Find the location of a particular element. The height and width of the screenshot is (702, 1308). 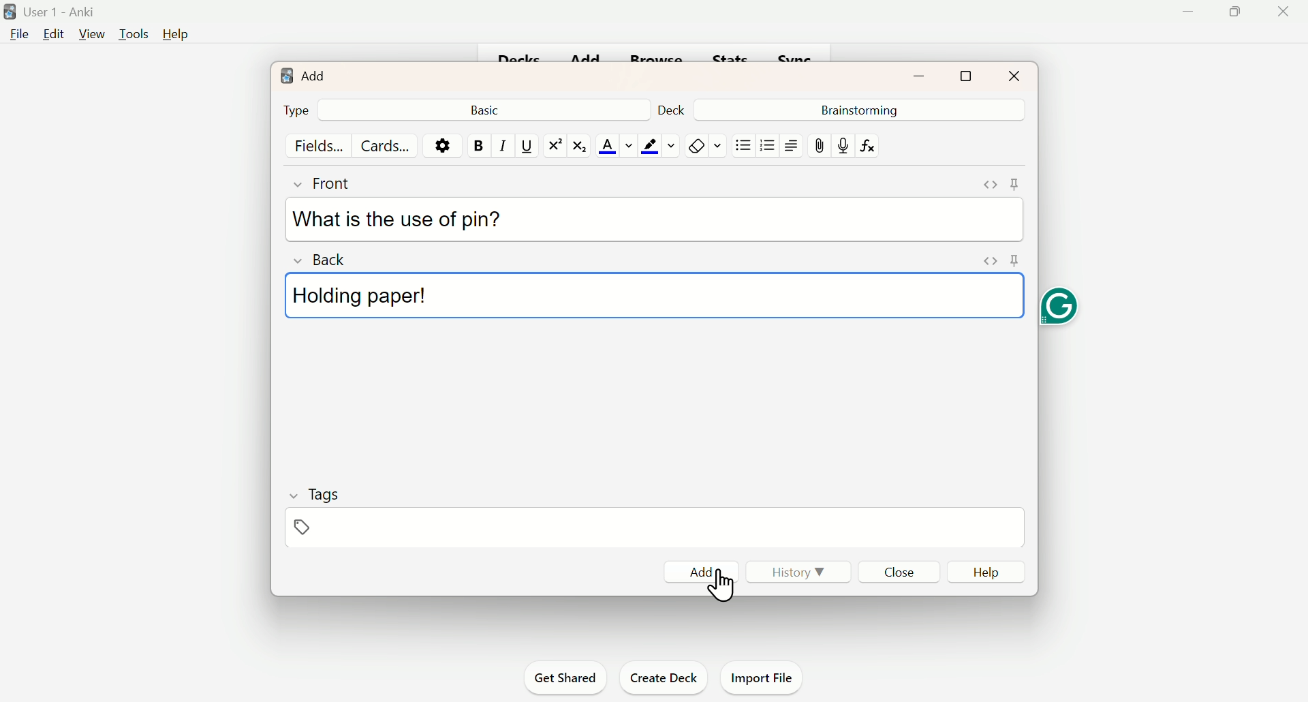

 is located at coordinates (816, 144).